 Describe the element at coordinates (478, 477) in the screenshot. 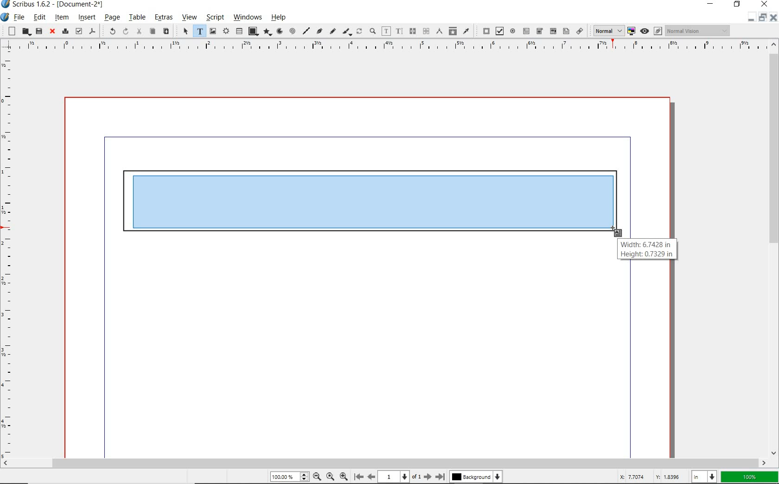

I see `background` at that location.